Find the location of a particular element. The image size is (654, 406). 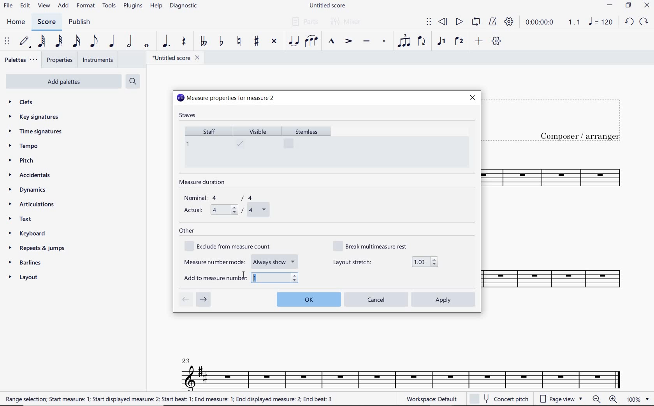

EDIT is located at coordinates (25, 7).